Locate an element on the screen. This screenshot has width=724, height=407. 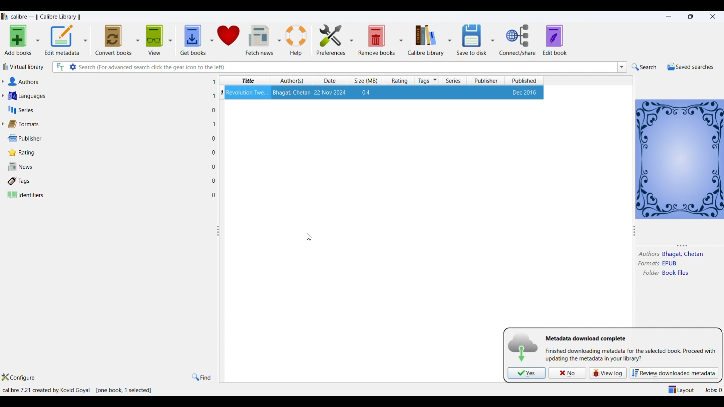
edit metadata is located at coordinates (62, 41).